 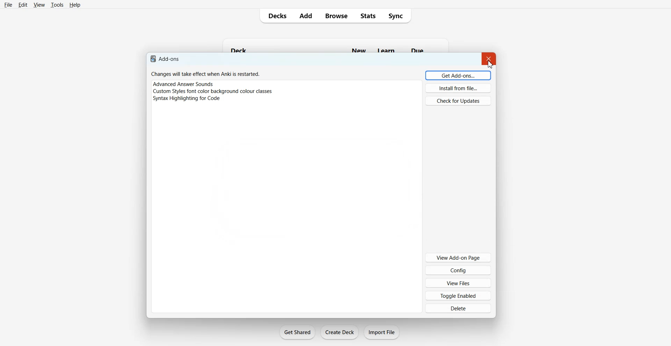 I want to click on View, so click(x=39, y=5).